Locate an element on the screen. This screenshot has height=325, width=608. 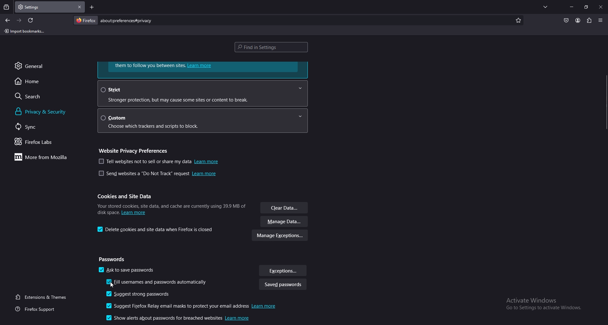
ask to save pass is located at coordinates (127, 271).